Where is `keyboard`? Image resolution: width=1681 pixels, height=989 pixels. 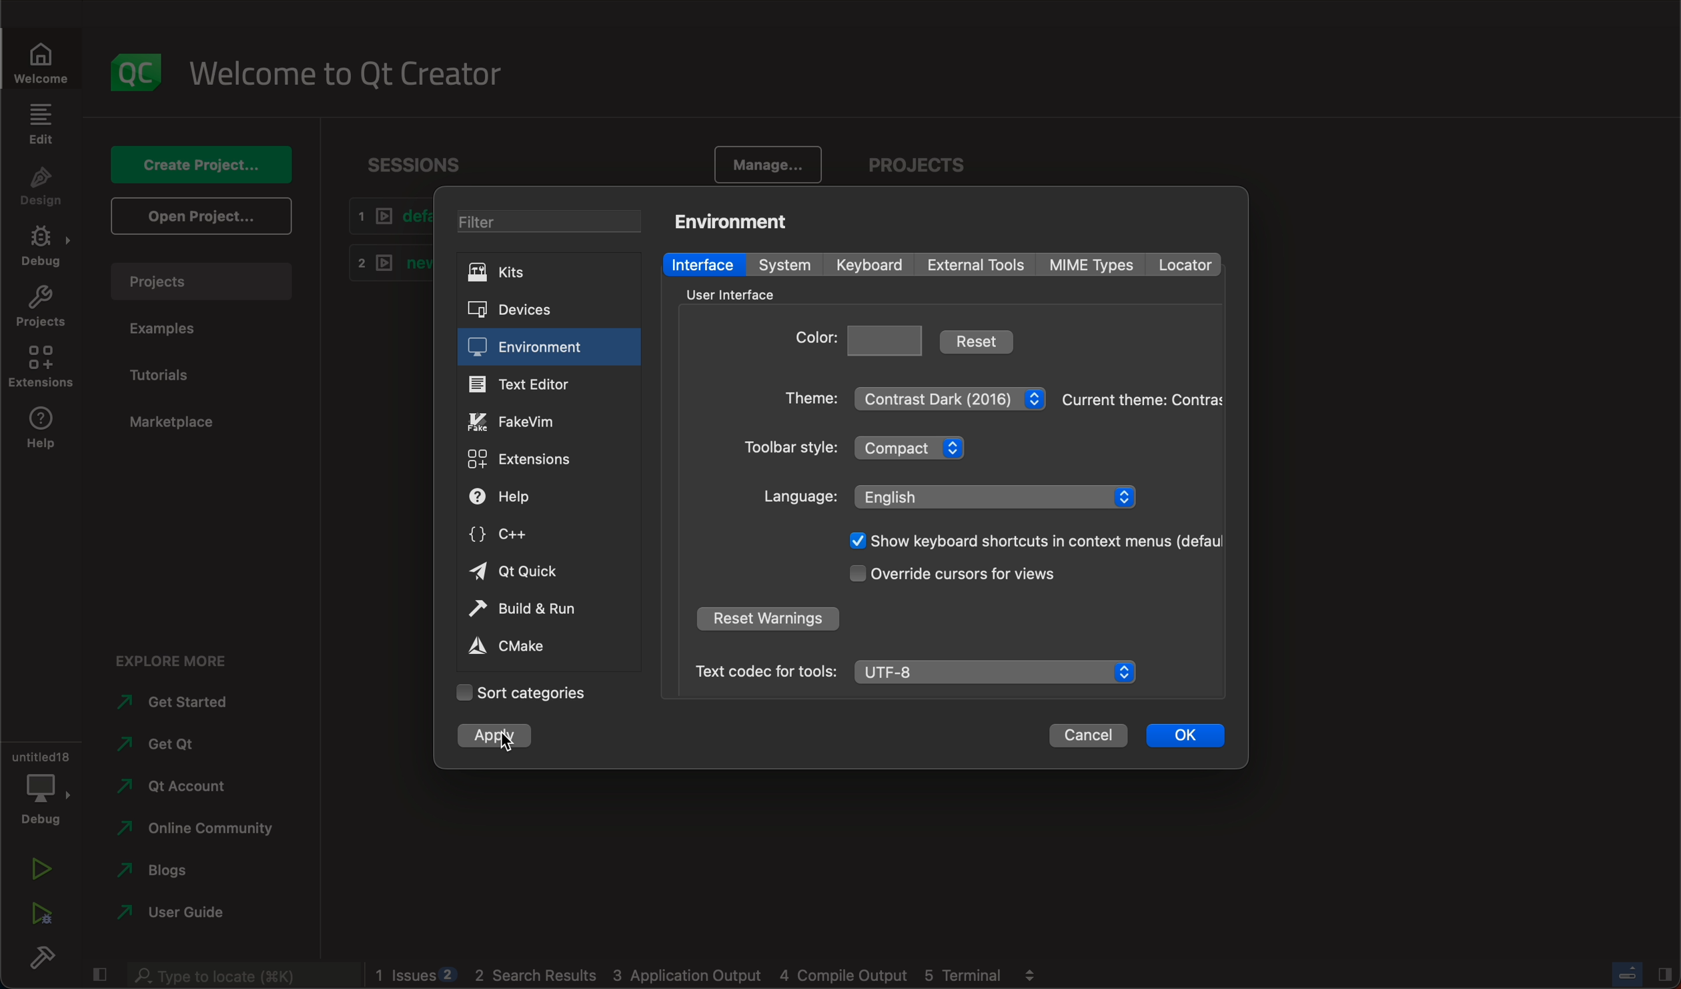
keyboard is located at coordinates (871, 266).